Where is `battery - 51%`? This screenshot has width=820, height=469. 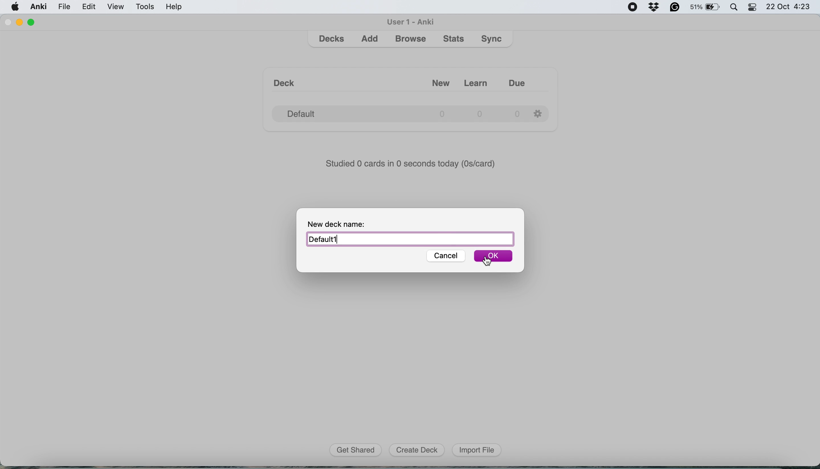 battery - 51% is located at coordinates (704, 8).